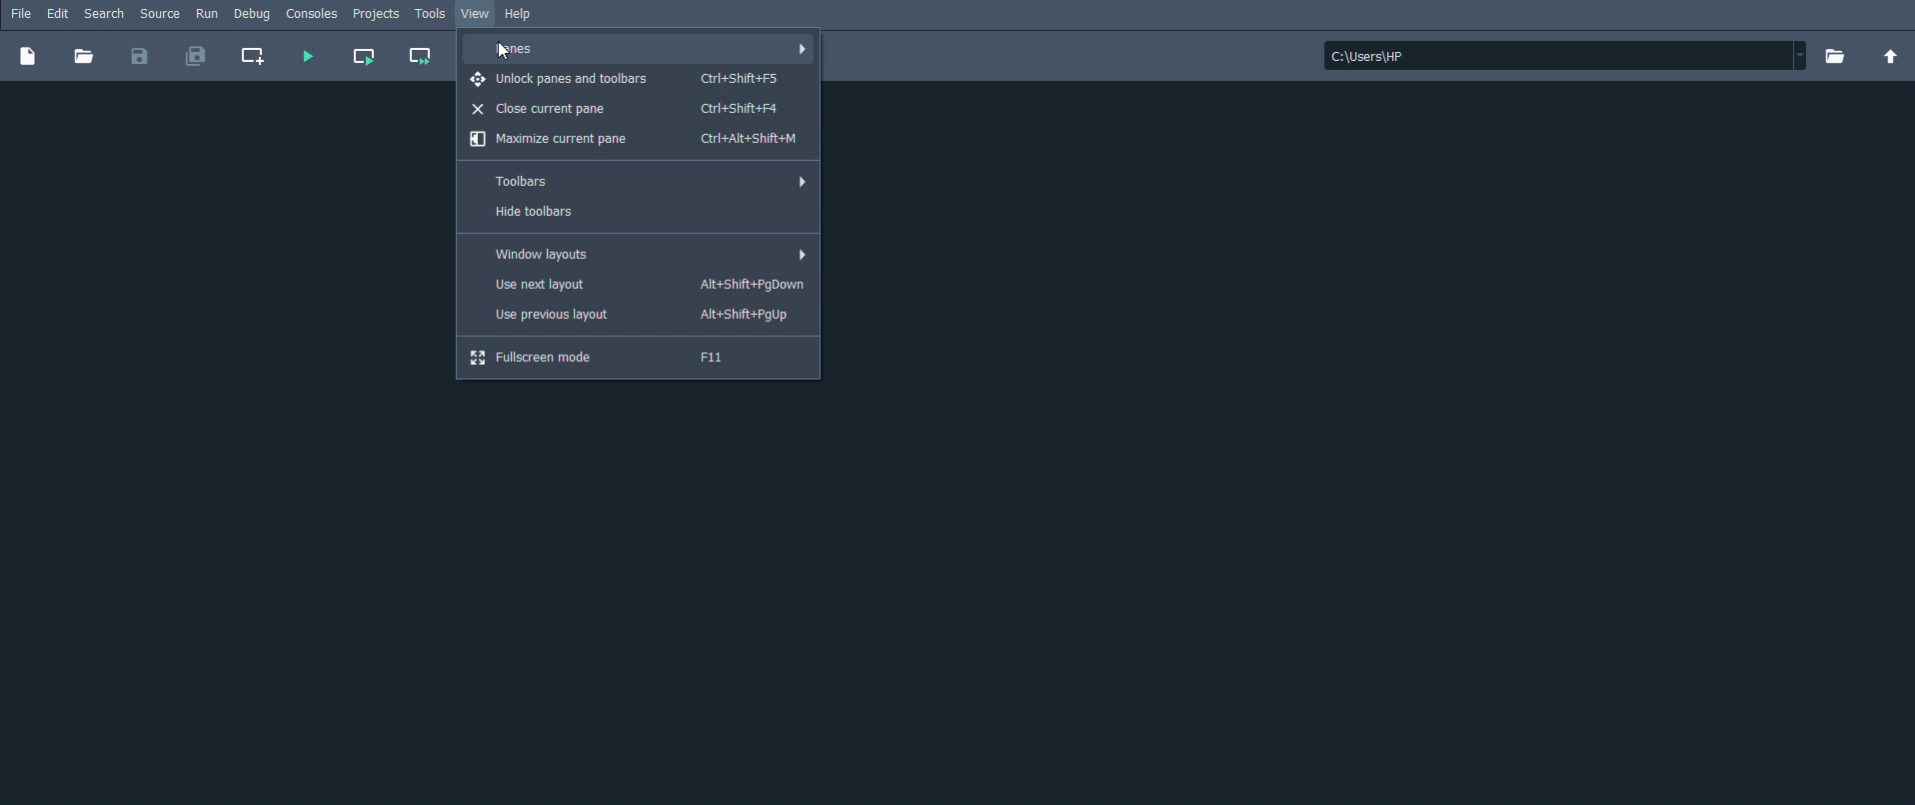 This screenshot has width=1915, height=805. What do you see at coordinates (1566, 55) in the screenshot?
I see `File location` at bounding box center [1566, 55].